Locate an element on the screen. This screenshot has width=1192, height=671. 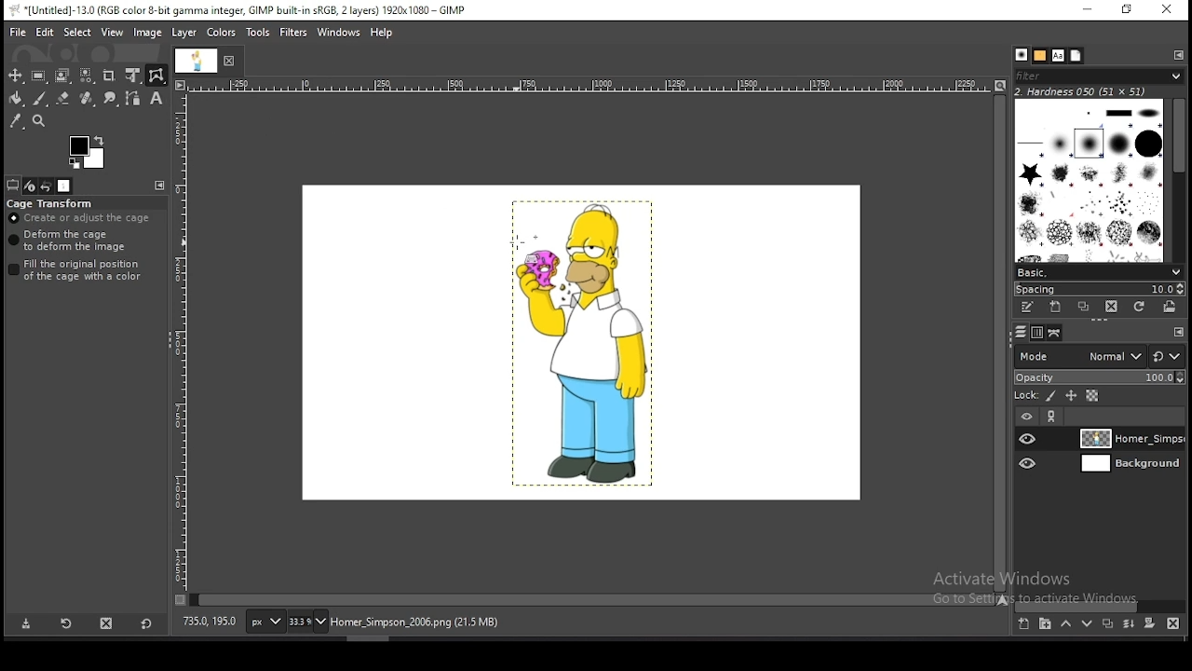
delete brush is located at coordinates (1113, 308).